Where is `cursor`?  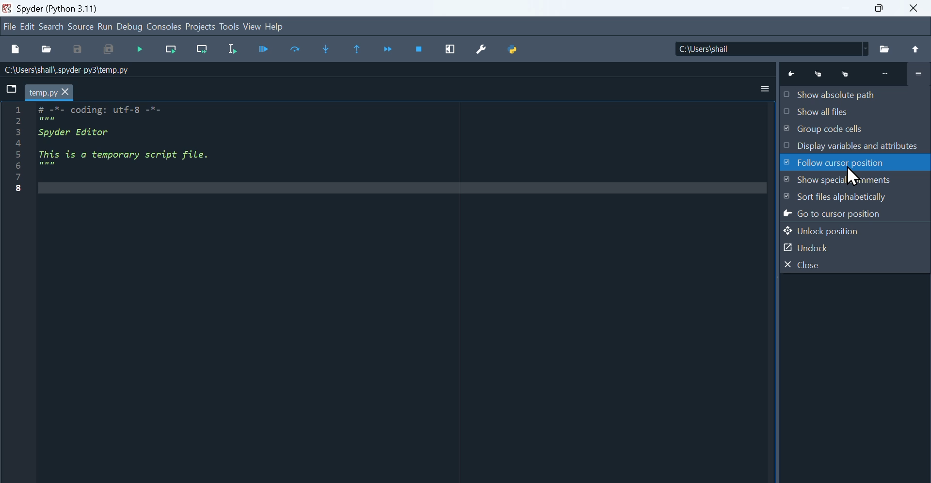 cursor is located at coordinates (860, 174).